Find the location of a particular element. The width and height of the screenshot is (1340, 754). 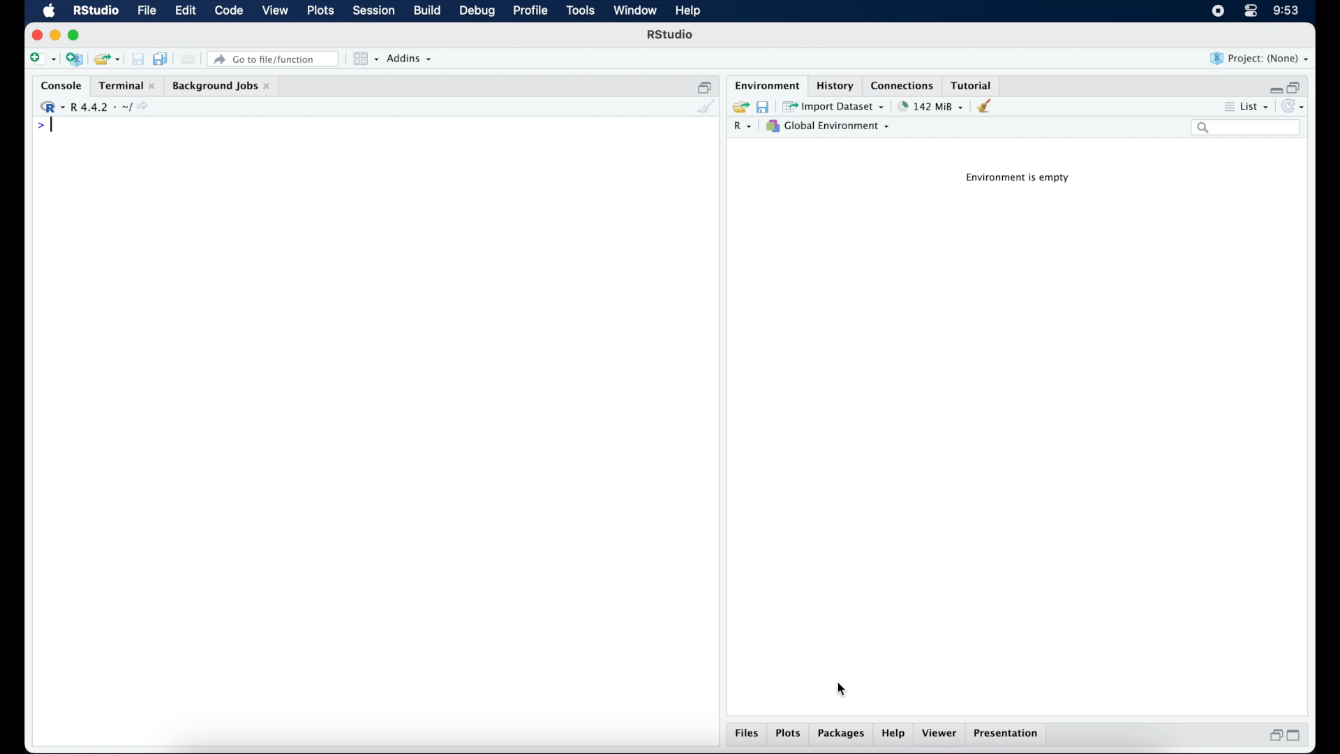

list is located at coordinates (1257, 105).